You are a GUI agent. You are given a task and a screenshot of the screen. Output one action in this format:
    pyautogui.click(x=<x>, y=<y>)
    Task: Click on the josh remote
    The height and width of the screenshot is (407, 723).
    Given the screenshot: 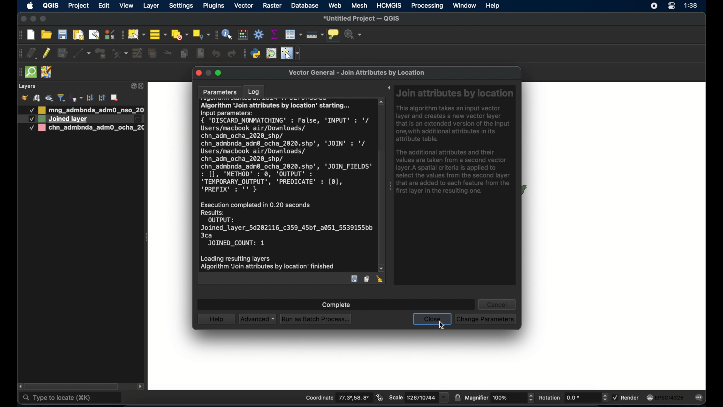 What is the action you would take?
    pyautogui.click(x=47, y=73)
    